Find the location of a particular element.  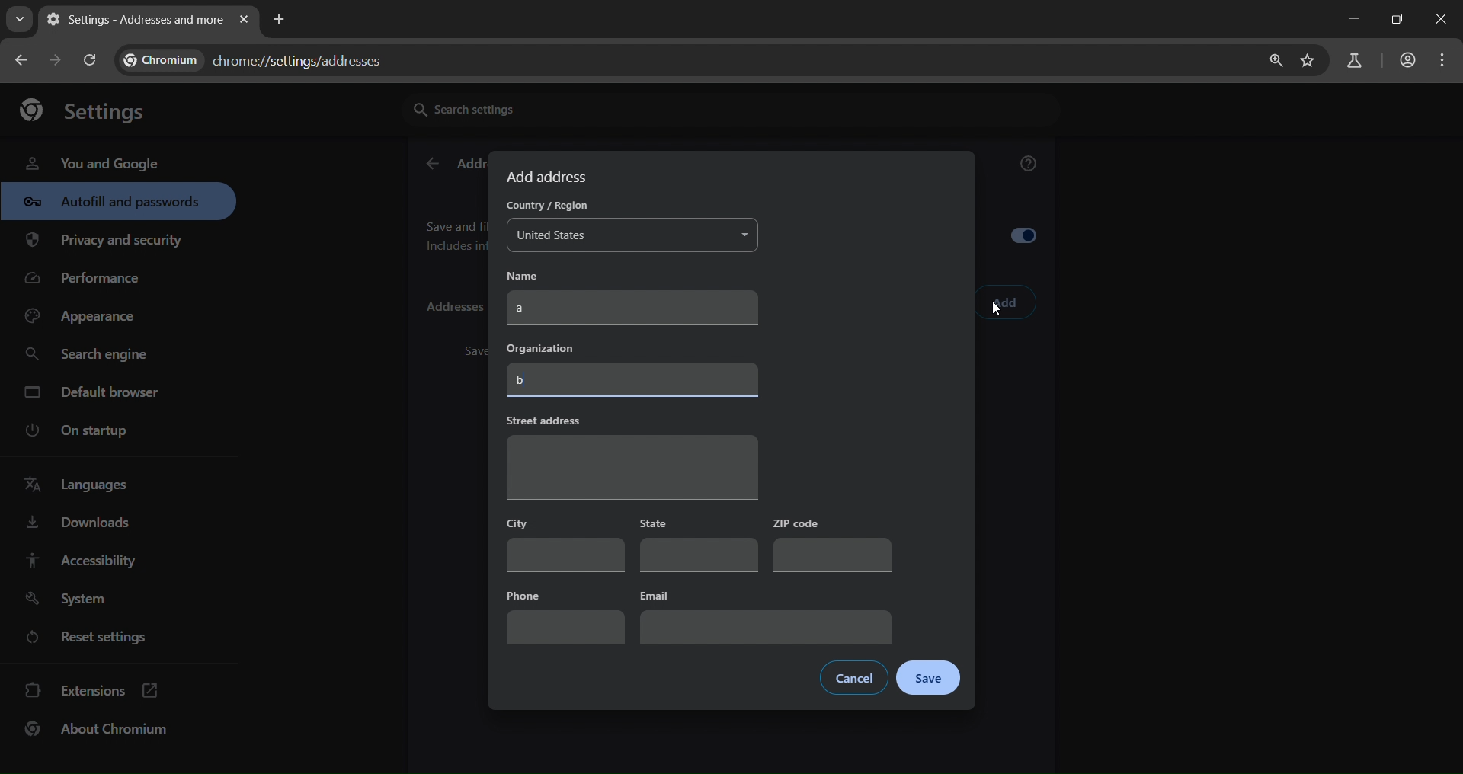

get help is located at coordinates (1029, 166).